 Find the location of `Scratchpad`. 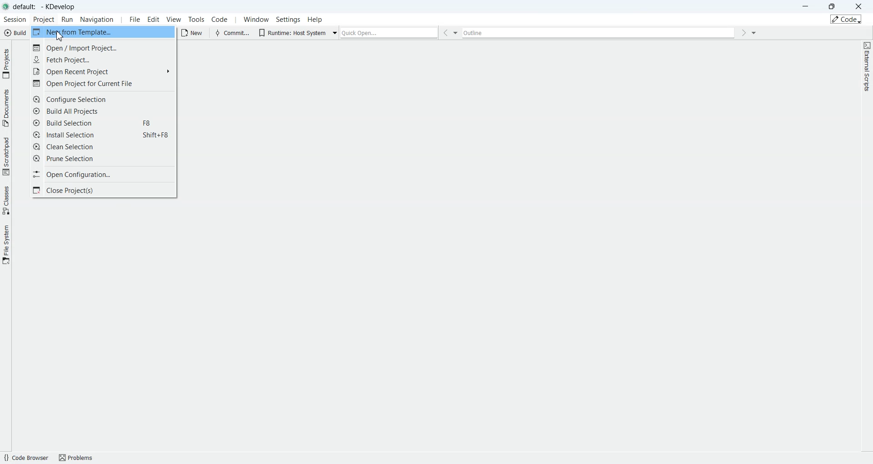

Scratchpad is located at coordinates (6, 156).